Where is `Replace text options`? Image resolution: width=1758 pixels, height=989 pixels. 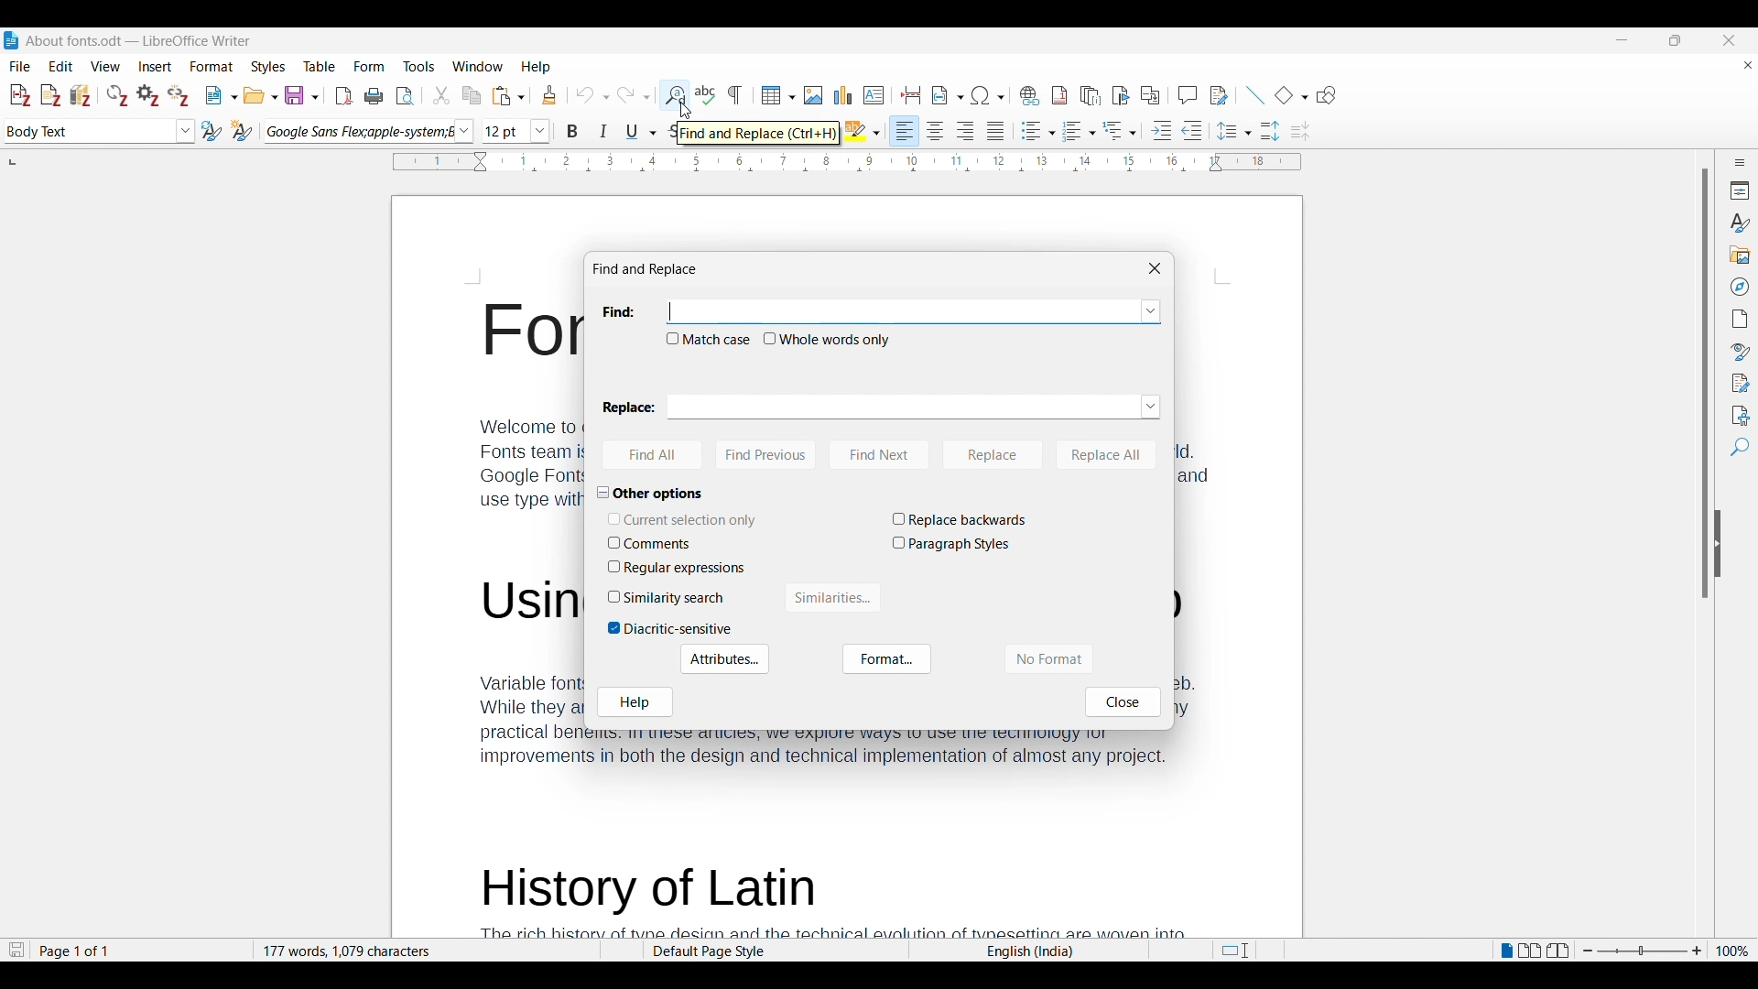
Replace text options is located at coordinates (1150, 407).